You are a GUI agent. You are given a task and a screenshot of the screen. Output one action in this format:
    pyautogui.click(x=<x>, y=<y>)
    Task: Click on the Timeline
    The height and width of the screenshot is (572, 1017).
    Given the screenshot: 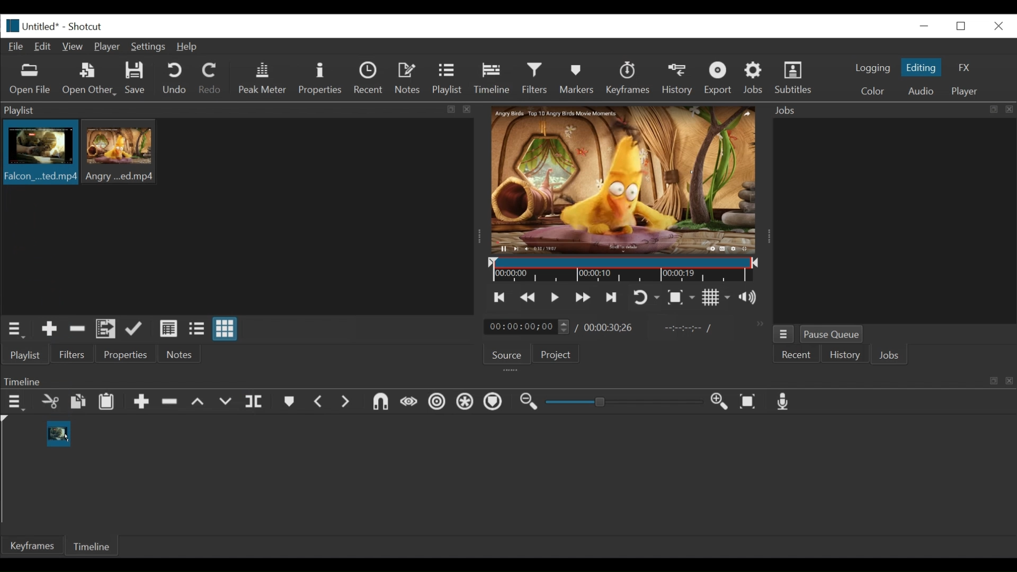 What is the action you would take?
    pyautogui.click(x=625, y=270)
    